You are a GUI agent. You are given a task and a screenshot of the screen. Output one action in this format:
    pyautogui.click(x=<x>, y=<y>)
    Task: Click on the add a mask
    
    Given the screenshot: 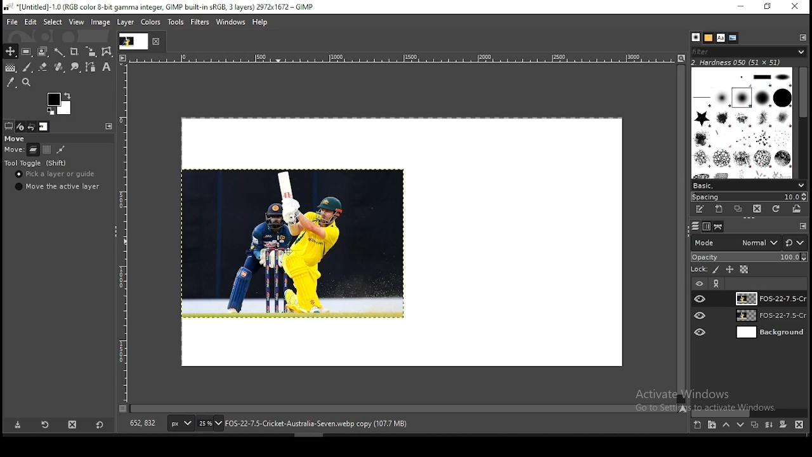 What is the action you would take?
    pyautogui.click(x=782, y=425)
    